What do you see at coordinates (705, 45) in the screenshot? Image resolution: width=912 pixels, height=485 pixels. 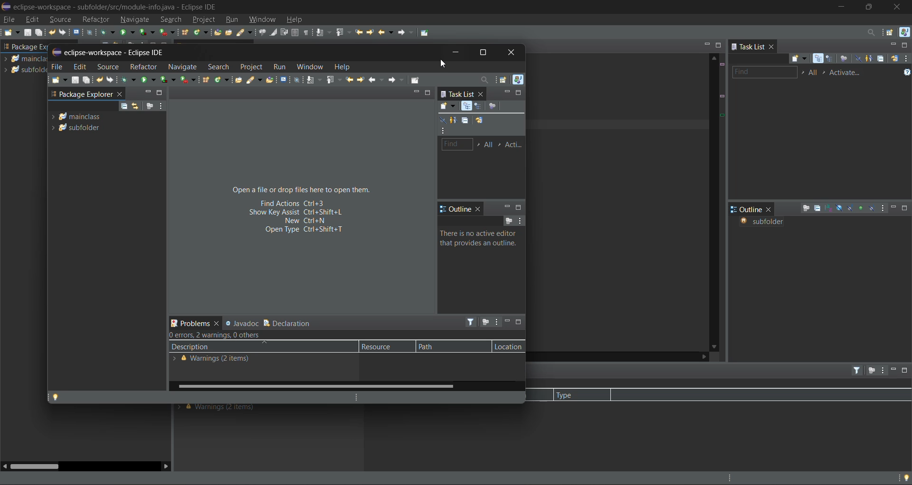 I see `minimize` at bounding box center [705, 45].